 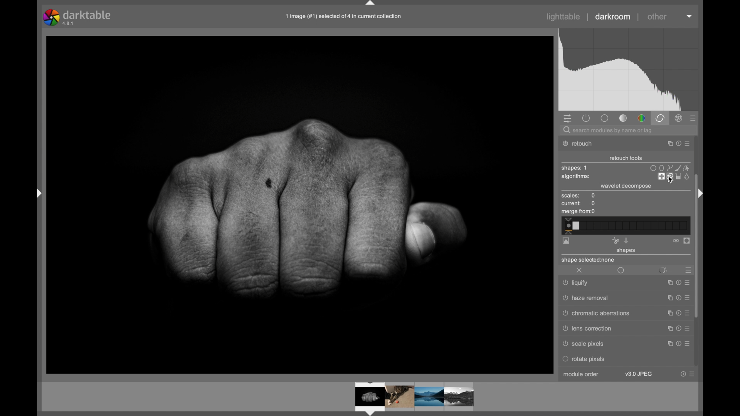 I want to click on more options, so click(x=688, y=144).